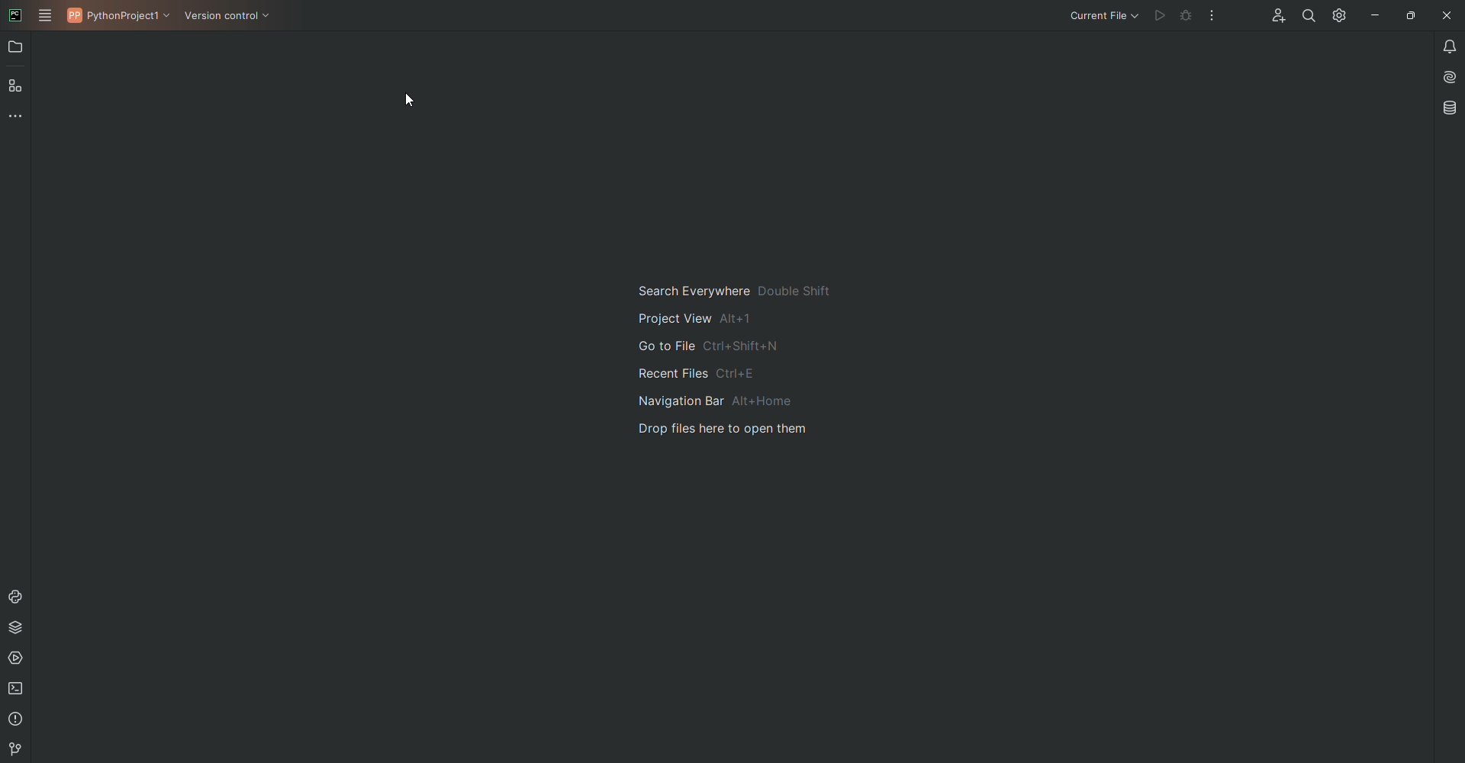  Describe the element at coordinates (1446, 47) in the screenshot. I see `Notifications` at that location.